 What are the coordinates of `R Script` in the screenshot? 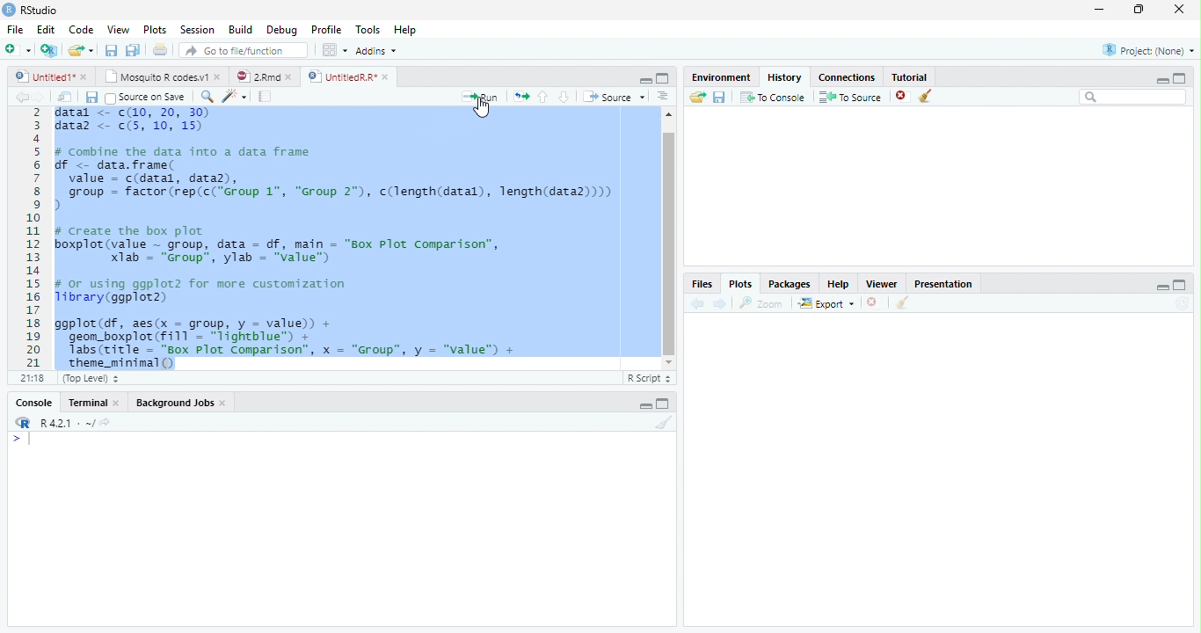 It's located at (649, 379).